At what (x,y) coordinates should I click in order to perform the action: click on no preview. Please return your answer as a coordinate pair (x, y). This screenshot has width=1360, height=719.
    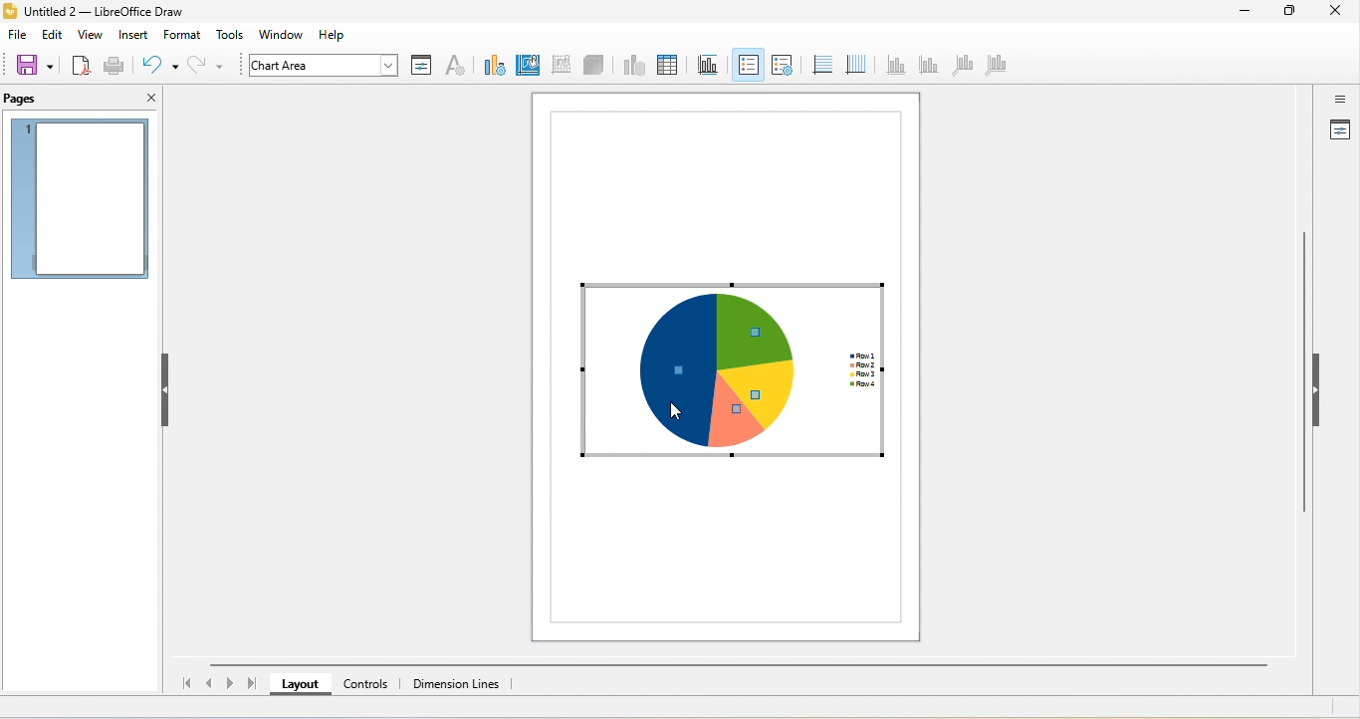
    Looking at the image, I should click on (81, 200).